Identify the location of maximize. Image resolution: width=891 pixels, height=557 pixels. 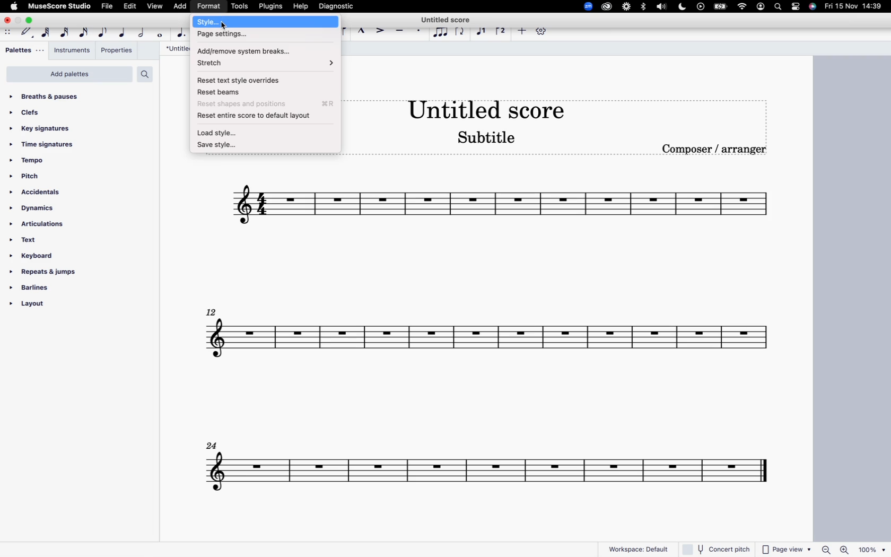
(30, 21).